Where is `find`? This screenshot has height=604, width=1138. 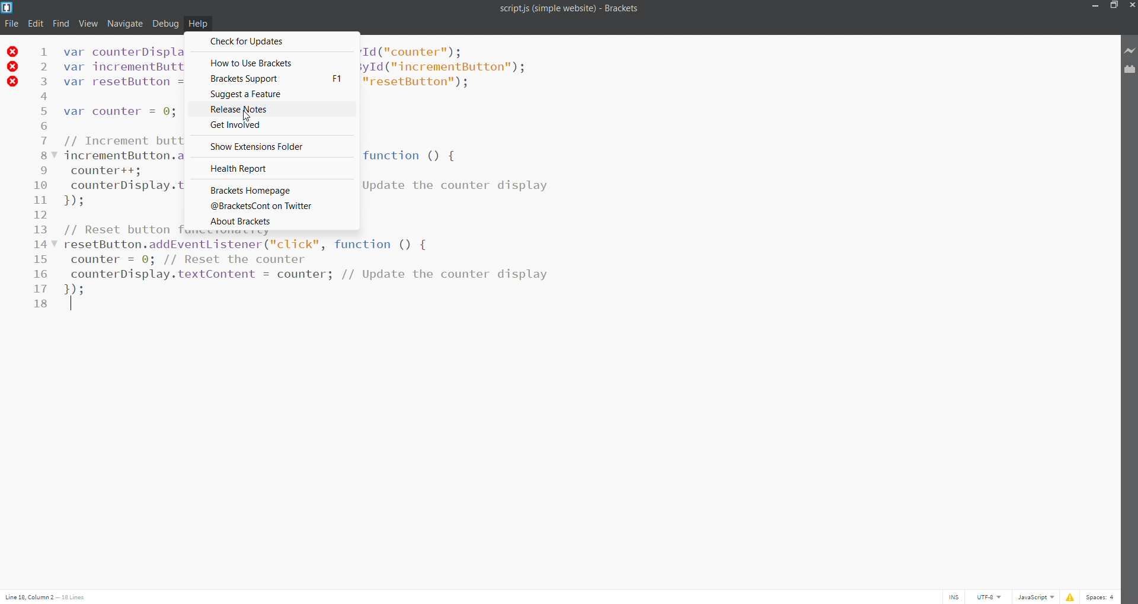 find is located at coordinates (62, 23).